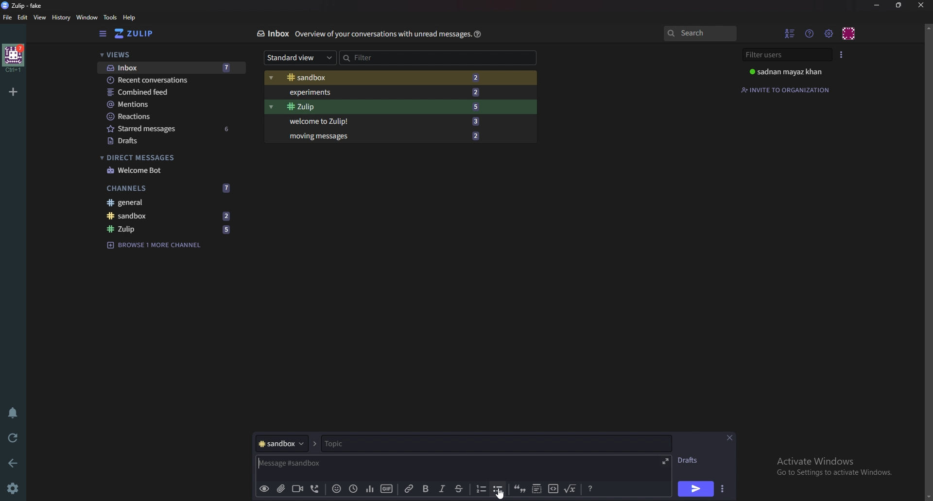 This screenshot has width=933, height=501. Describe the element at coordinates (169, 188) in the screenshot. I see `Channels` at that location.